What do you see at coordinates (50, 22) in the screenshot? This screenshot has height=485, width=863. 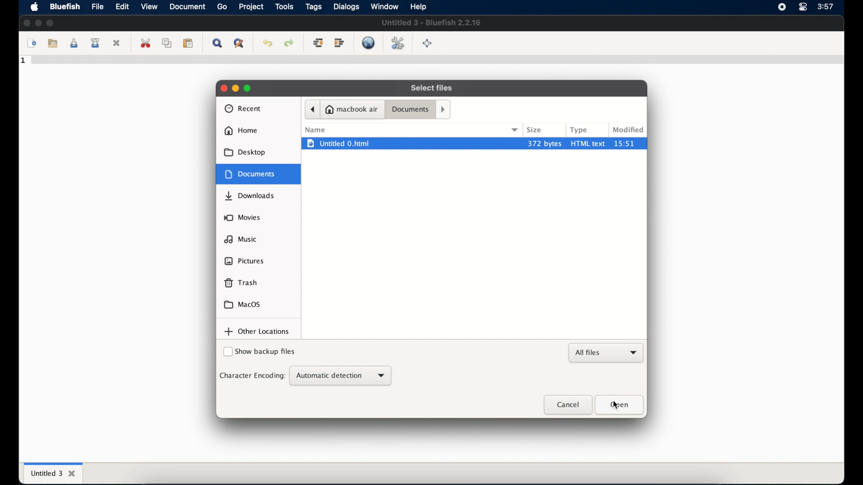 I see `maximize` at bounding box center [50, 22].